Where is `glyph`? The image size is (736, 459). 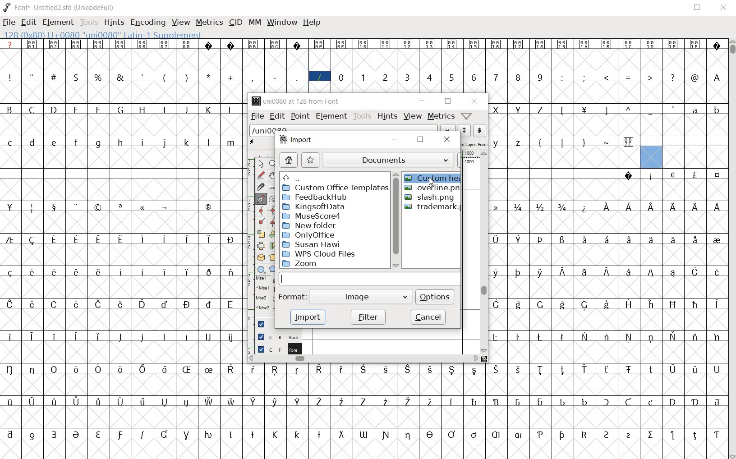
glyph is located at coordinates (230, 435).